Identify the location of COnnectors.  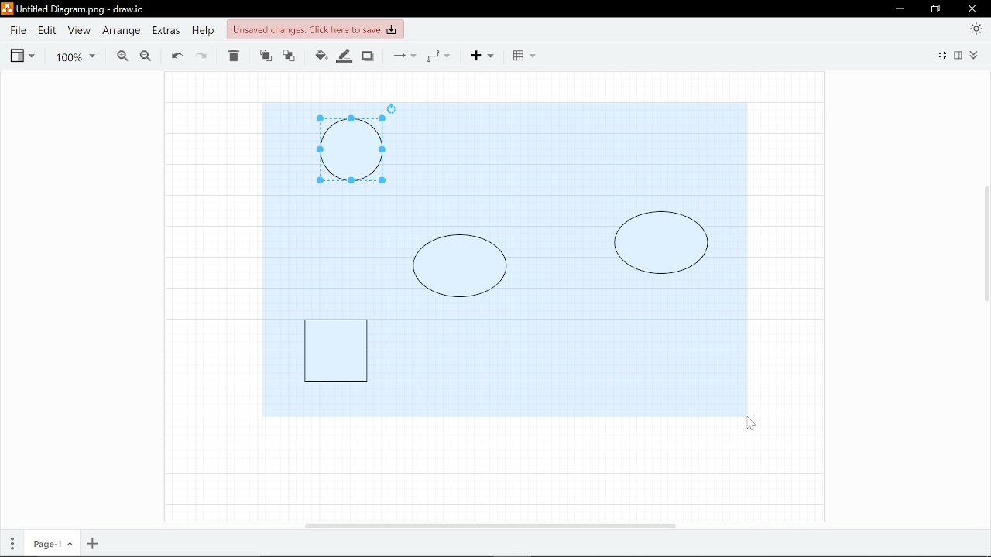
(403, 55).